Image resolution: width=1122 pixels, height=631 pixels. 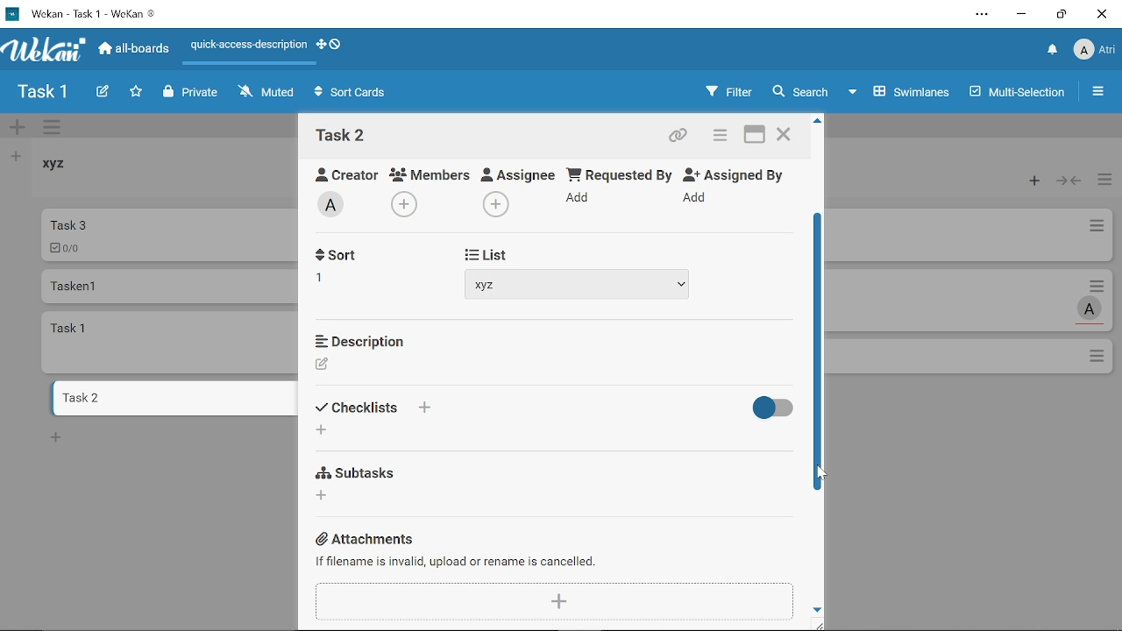 What do you see at coordinates (336, 44) in the screenshot?
I see `Show desktop drag handlws` at bounding box center [336, 44].